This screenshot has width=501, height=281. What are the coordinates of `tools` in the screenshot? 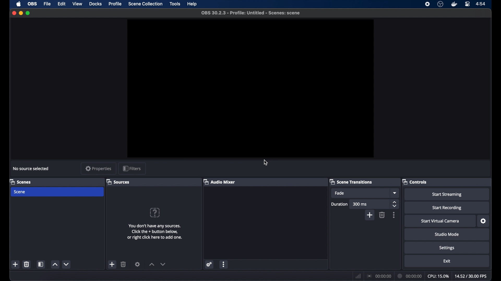 It's located at (175, 4).